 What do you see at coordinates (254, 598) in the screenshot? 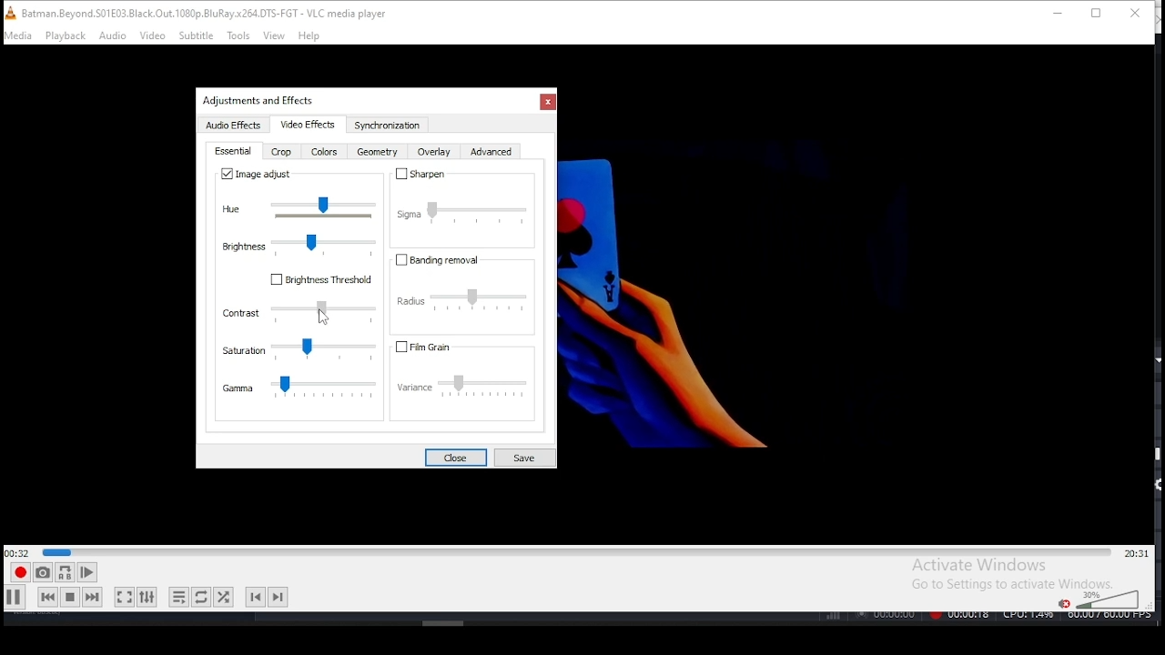
I see `previous chapter` at bounding box center [254, 598].